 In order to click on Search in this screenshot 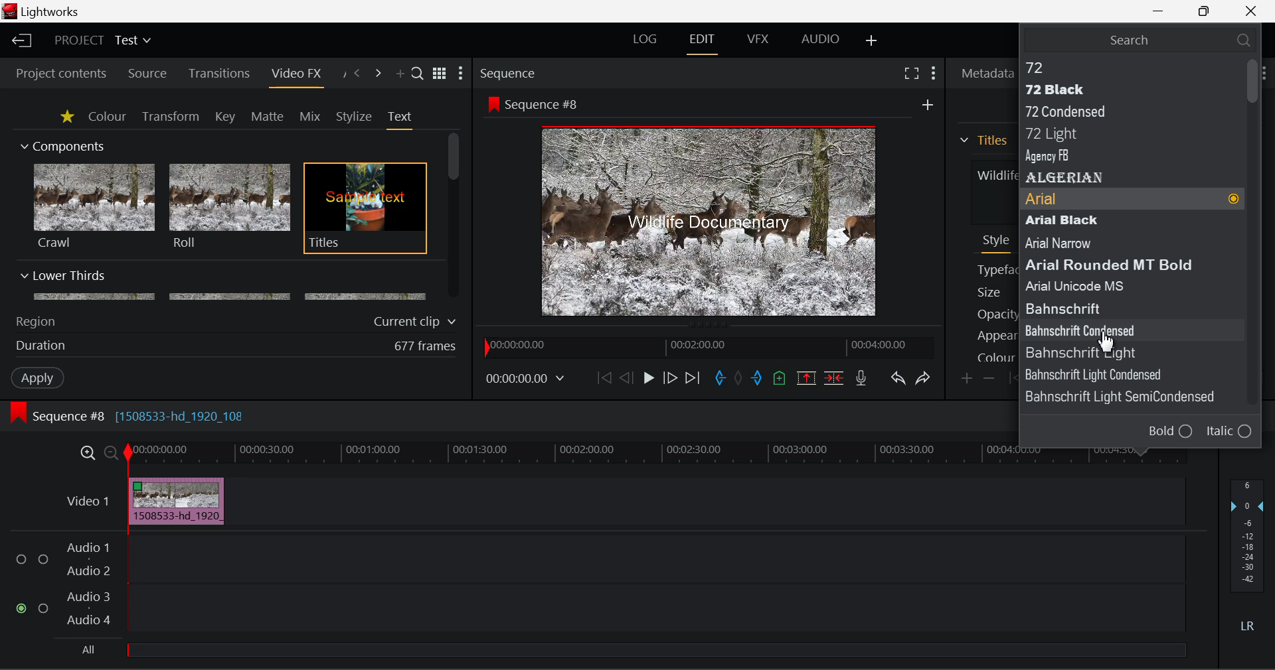, I will do `click(418, 72)`.